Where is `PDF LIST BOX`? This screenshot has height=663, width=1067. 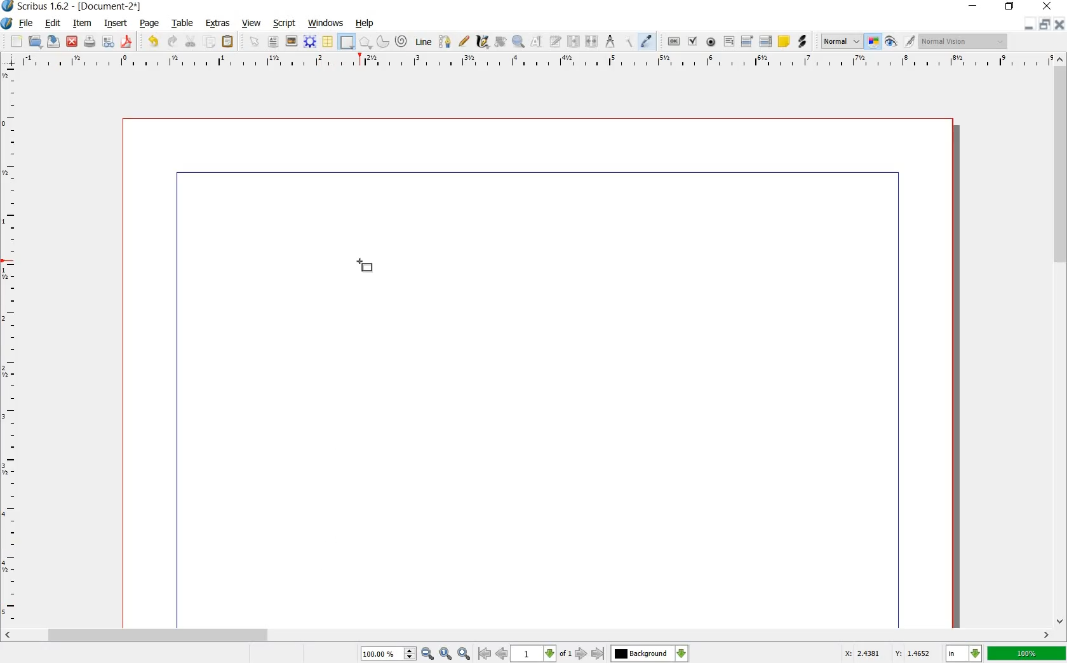
PDF LIST BOX is located at coordinates (765, 41).